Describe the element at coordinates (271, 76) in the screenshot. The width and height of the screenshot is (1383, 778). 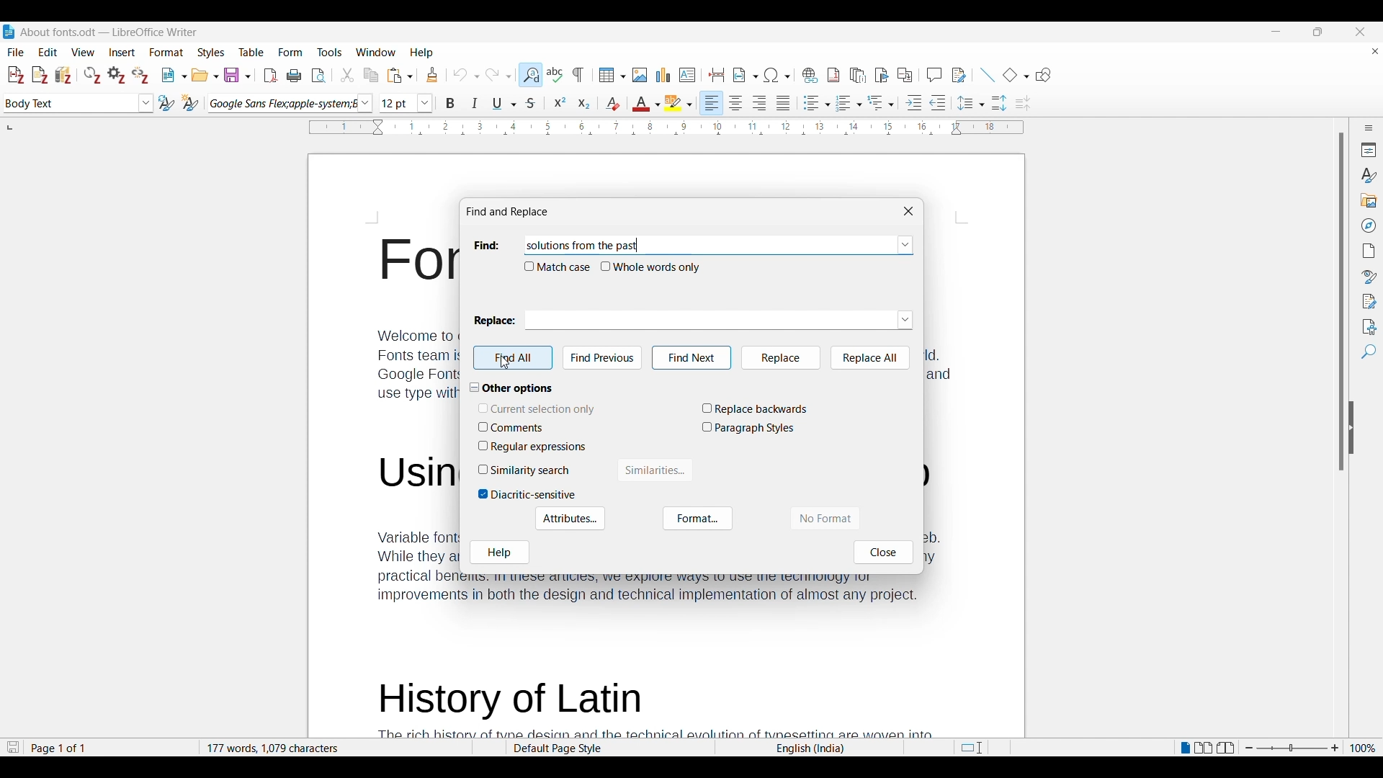
I see `Export directly as PDF` at that location.